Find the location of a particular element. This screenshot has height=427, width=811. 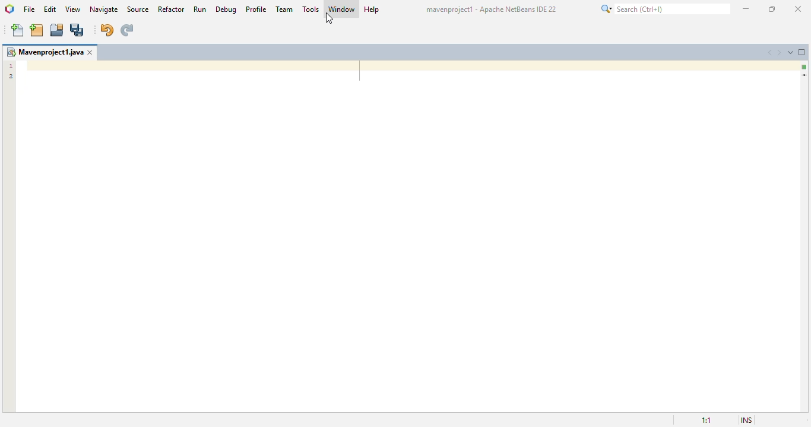

source is located at coordinates (138, 9).